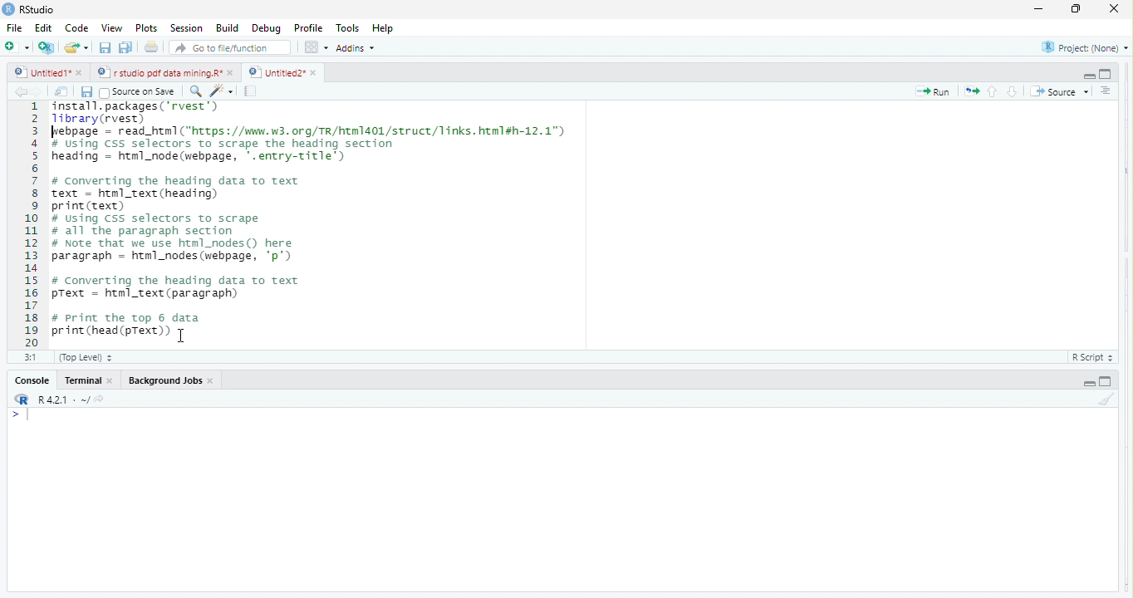 This screenshot has height=598, width=1133. What do you see at coordinates (161, 73) in the screenshot?
I see `© | r studio pdf data mining.R` at bounding box center [161, 73].